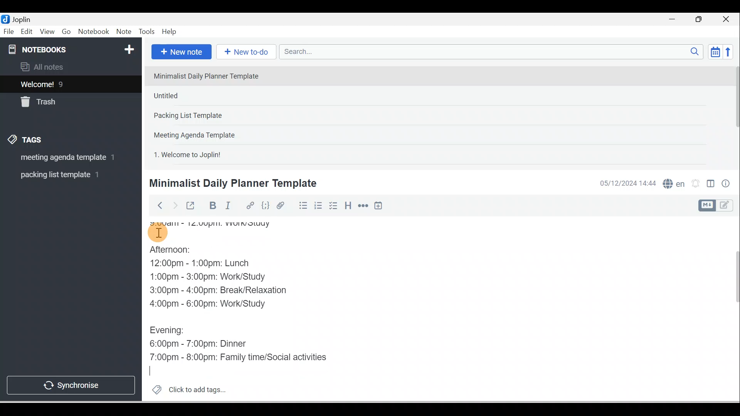  I want to click on Note, so click(123, 32).